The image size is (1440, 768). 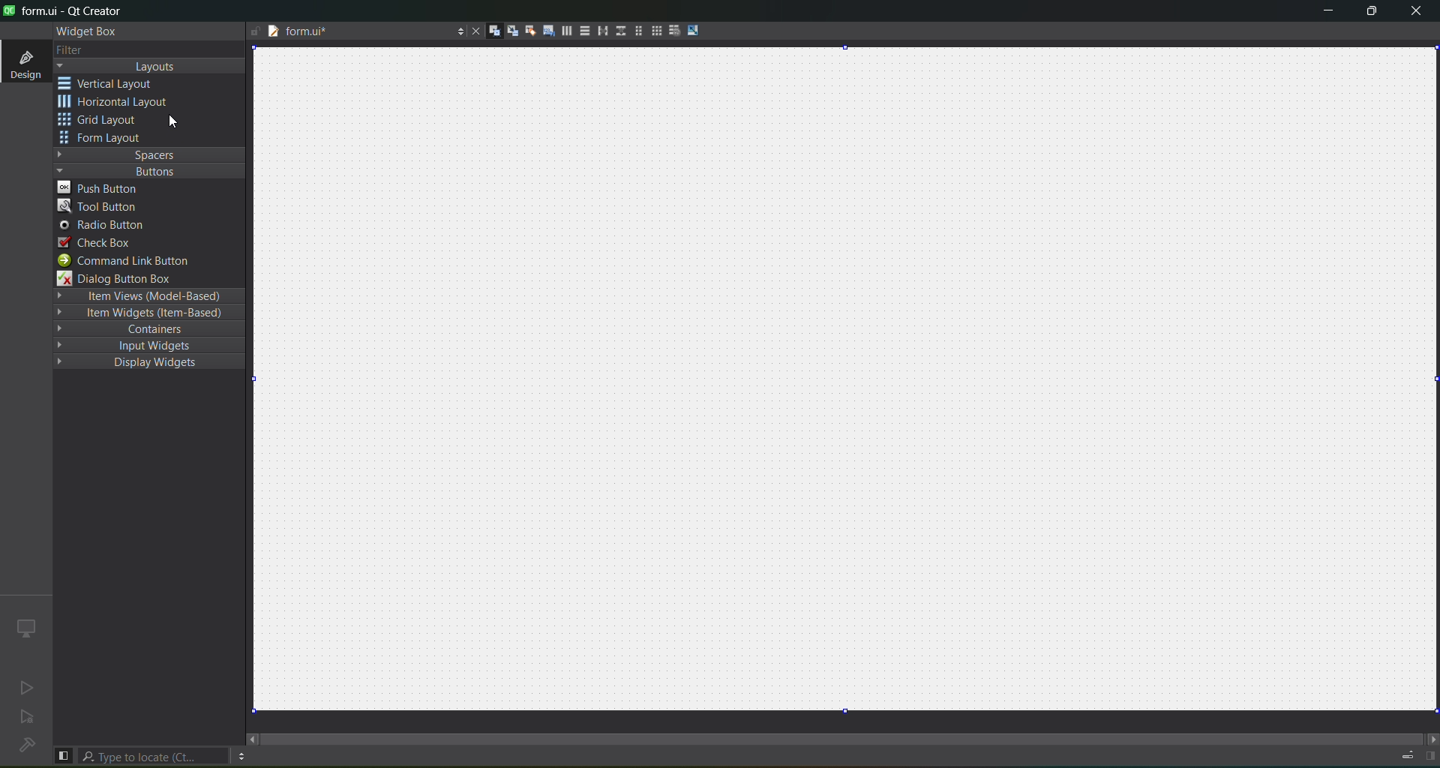 I want to click on display widgets, so click(x=138, y=363).